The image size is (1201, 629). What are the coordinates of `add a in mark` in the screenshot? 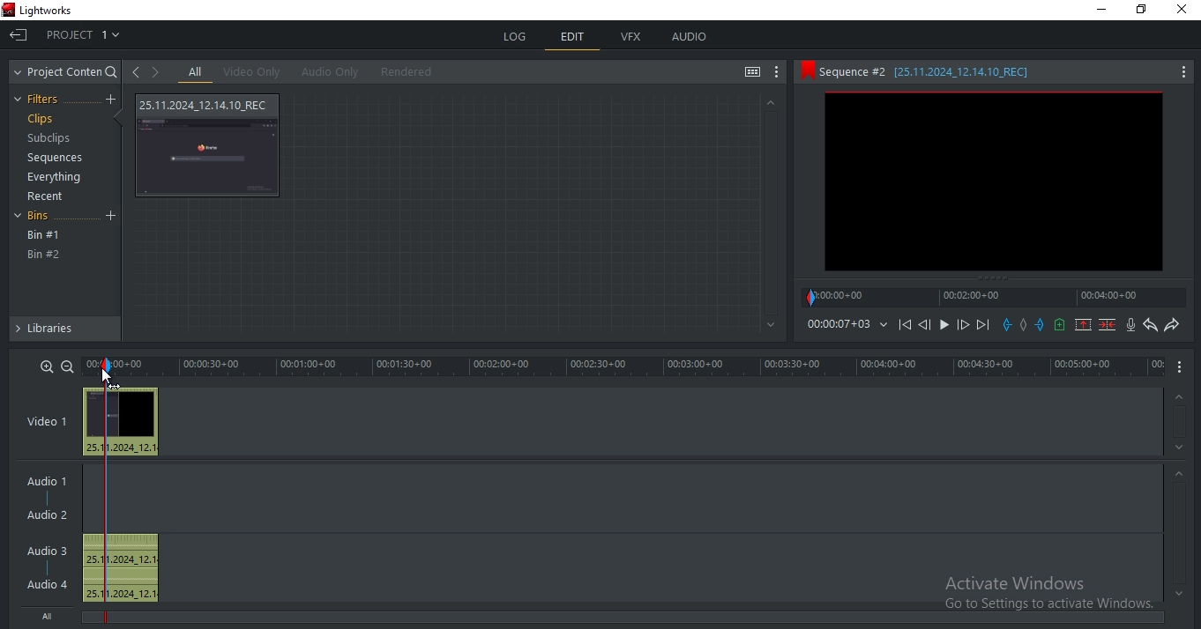 It's located at (1008, 325).